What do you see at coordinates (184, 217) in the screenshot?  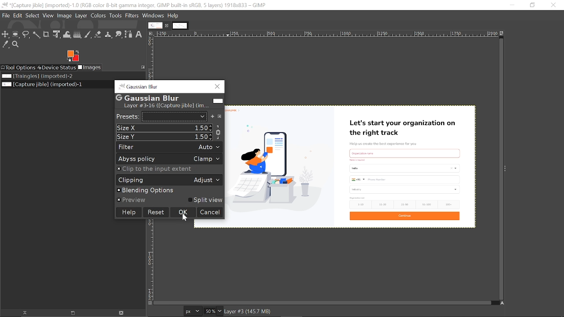 I see `Cursor` at bounding box center [184, 217].